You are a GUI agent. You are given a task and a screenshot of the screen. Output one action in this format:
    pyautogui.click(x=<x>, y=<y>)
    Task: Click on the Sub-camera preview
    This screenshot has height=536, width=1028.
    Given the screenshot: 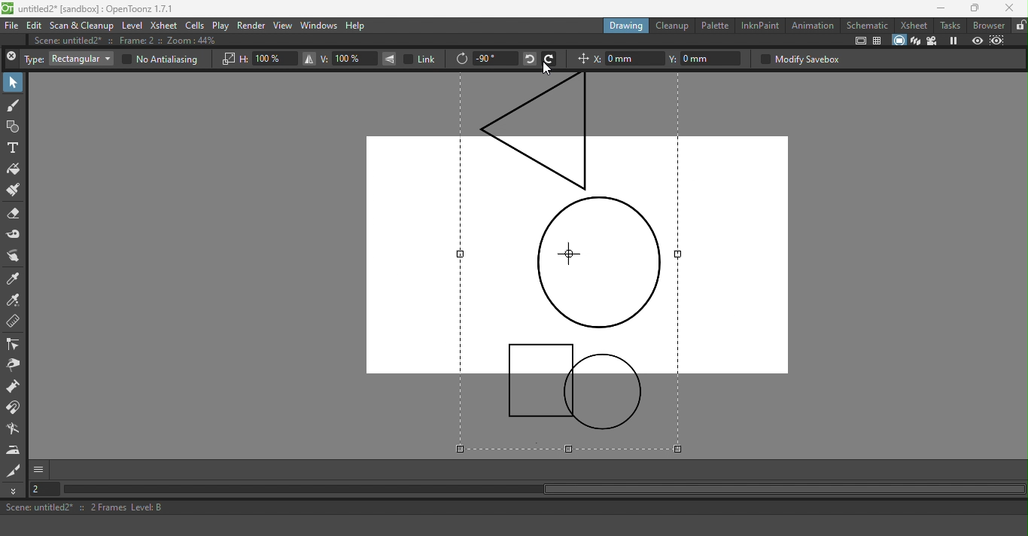 What is the action you would take?
    pyautogui.click(x=997, y=40)
    